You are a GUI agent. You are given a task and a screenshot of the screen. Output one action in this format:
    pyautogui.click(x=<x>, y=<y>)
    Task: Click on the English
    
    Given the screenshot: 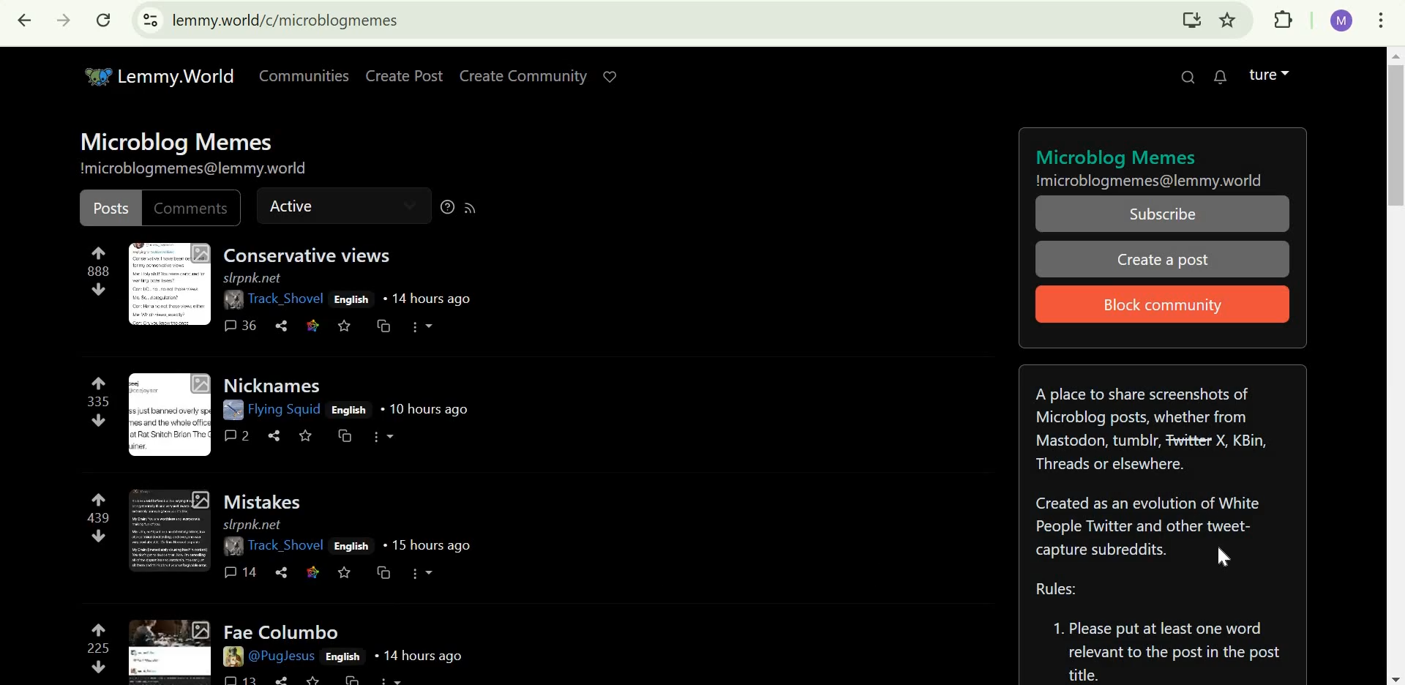 What is the action you would take?
    pyautogui.click(x=345, y=658)
    